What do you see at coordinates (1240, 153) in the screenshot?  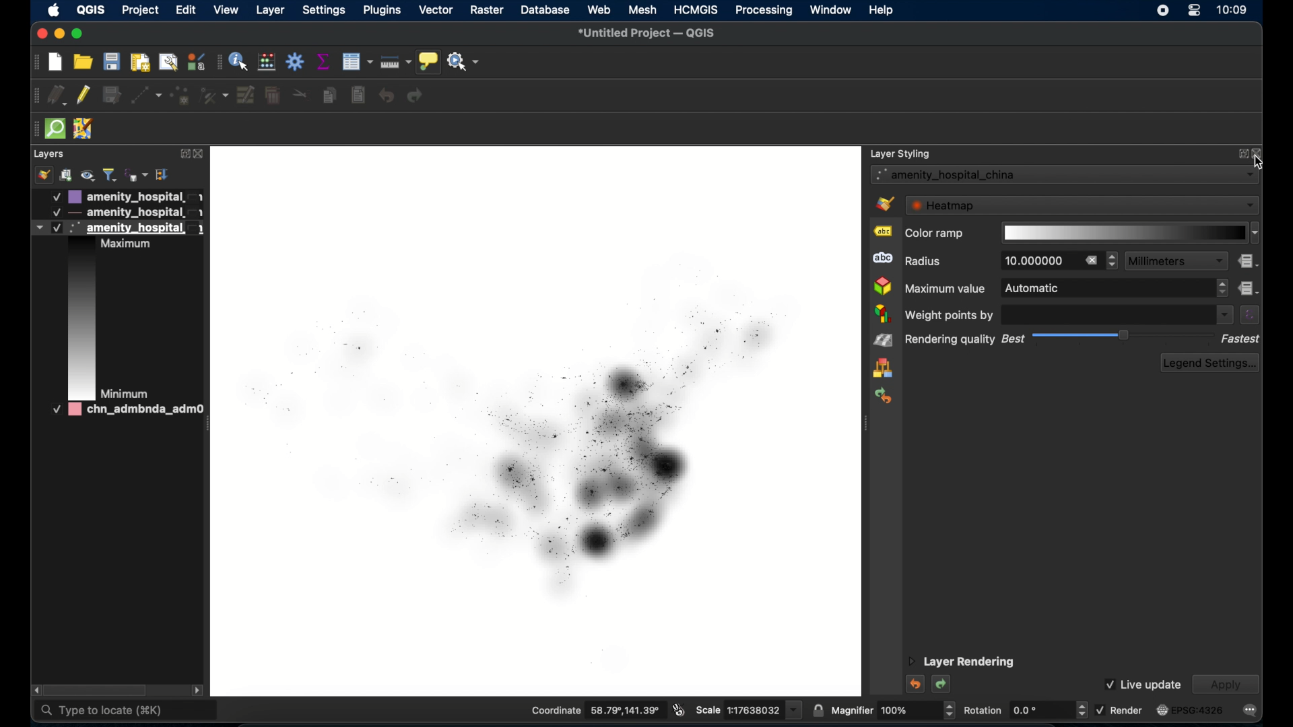 I see `expand` at bounding box center [1240, 153].